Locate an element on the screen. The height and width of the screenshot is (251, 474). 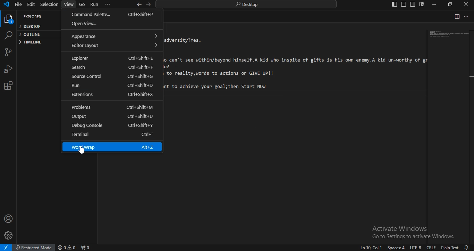
toggle secondary side bar is located at coordinates (413, 5).